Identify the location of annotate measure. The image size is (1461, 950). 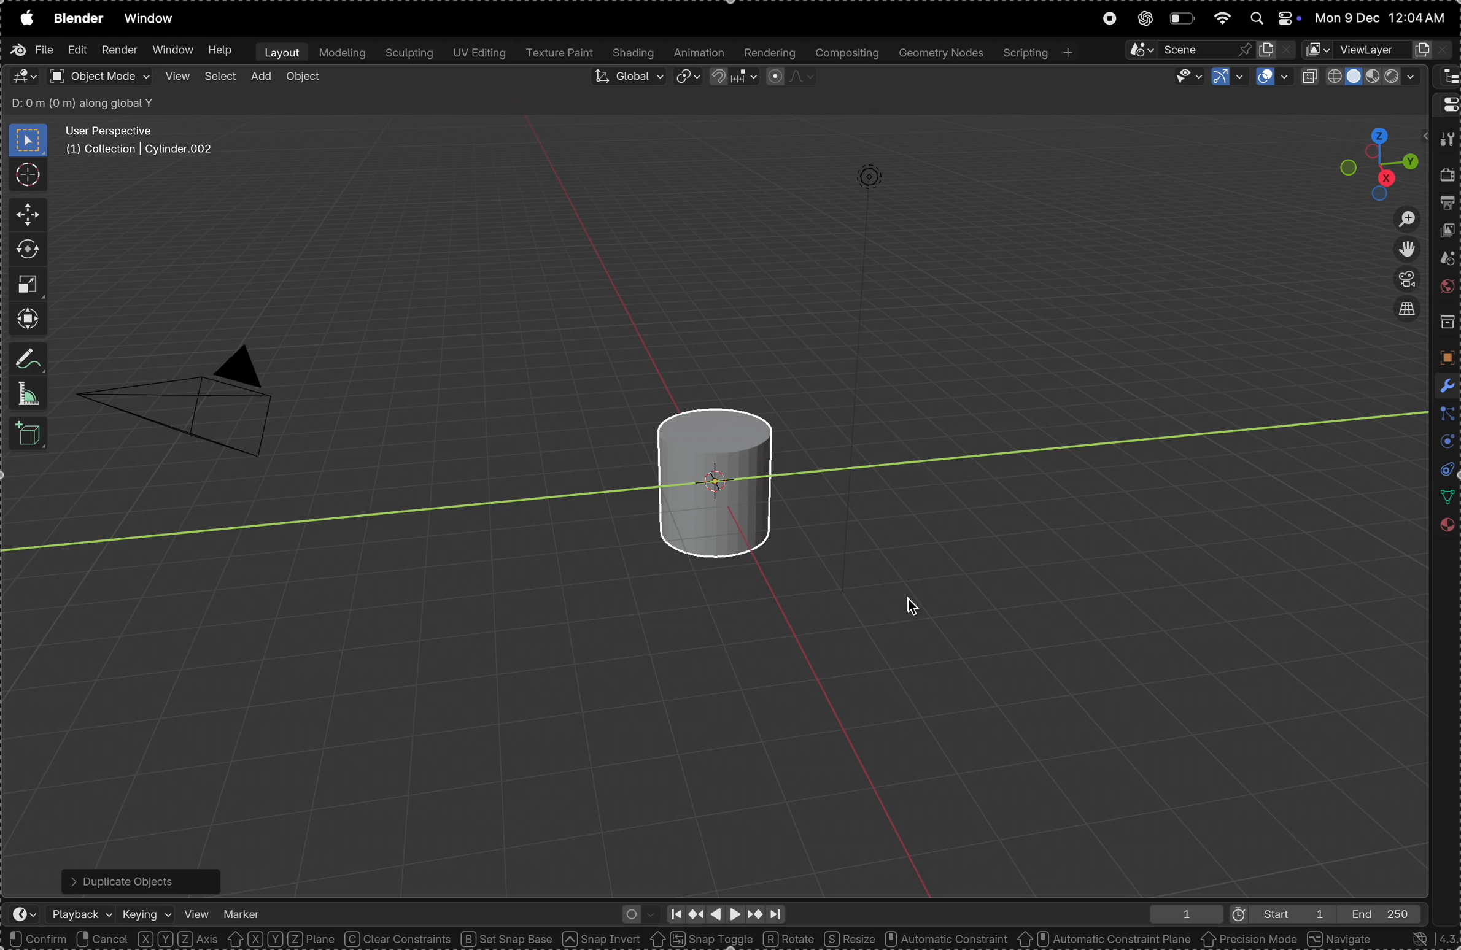
(29, 360).